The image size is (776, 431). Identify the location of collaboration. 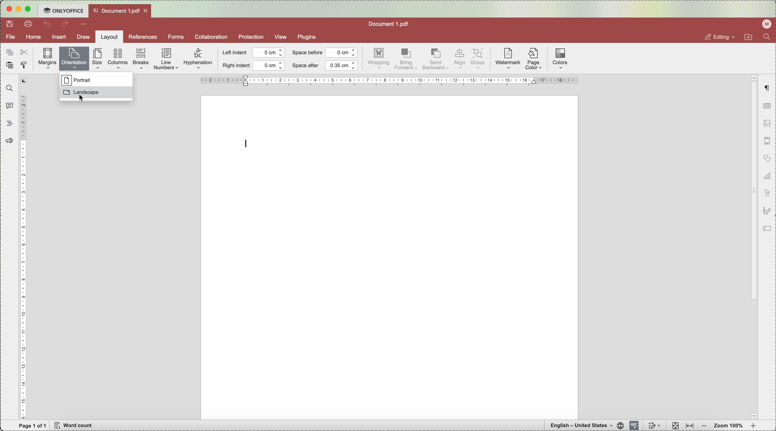
(211, 37).